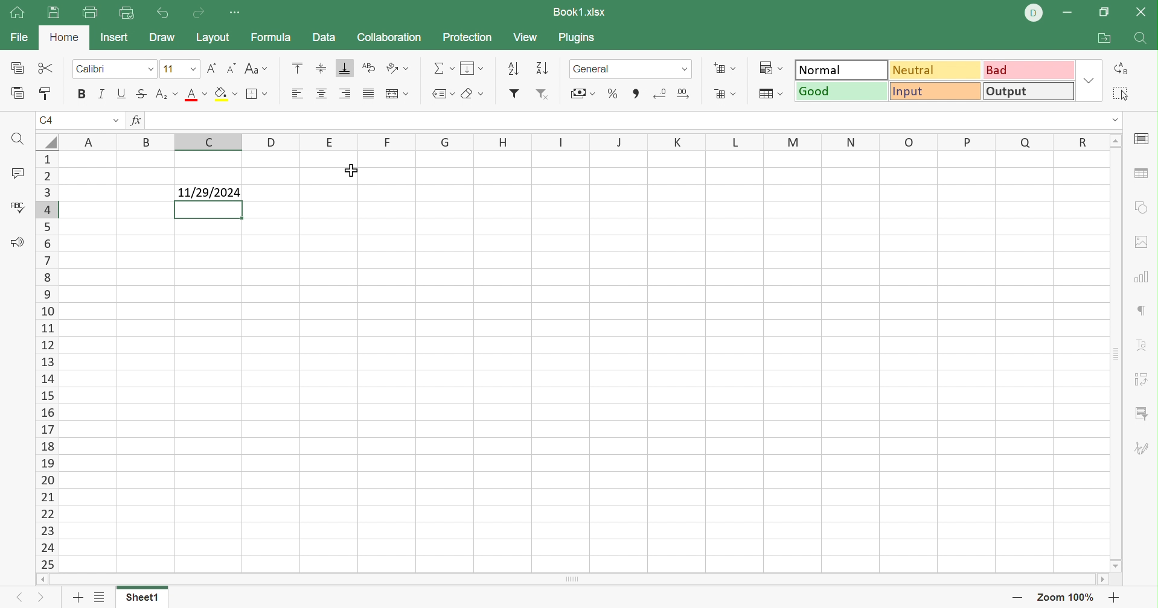 The image size is (1158, 608). Describe the element at coordinates (199, 14) in the screenshot. I see `Redo` at that location.